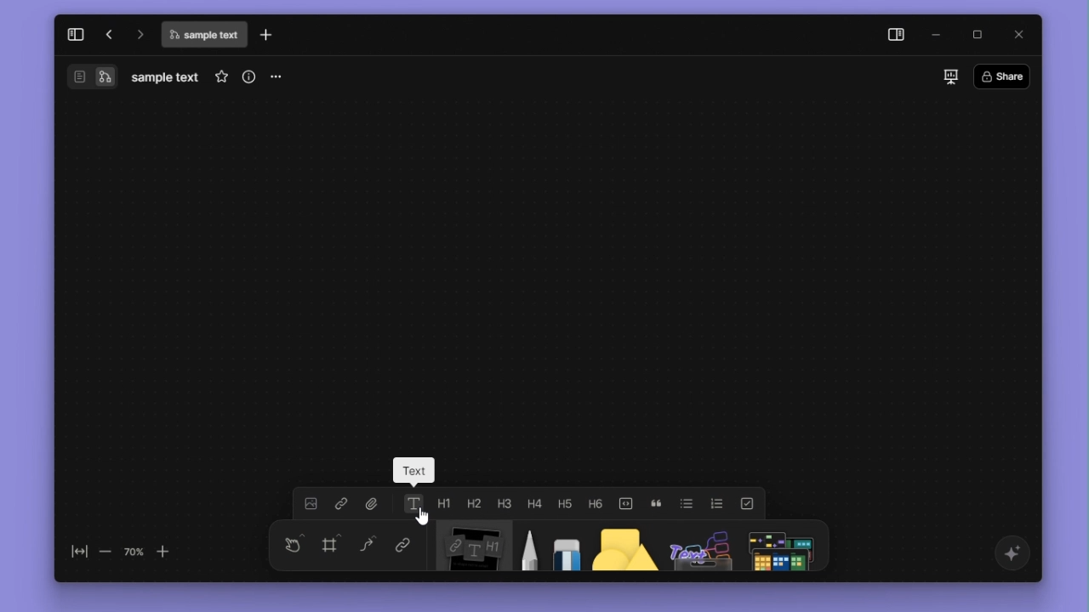  What do you see at coordinates (717, 502) in the screenshot?
I see `numbered list` at bounding box center [717, 502].